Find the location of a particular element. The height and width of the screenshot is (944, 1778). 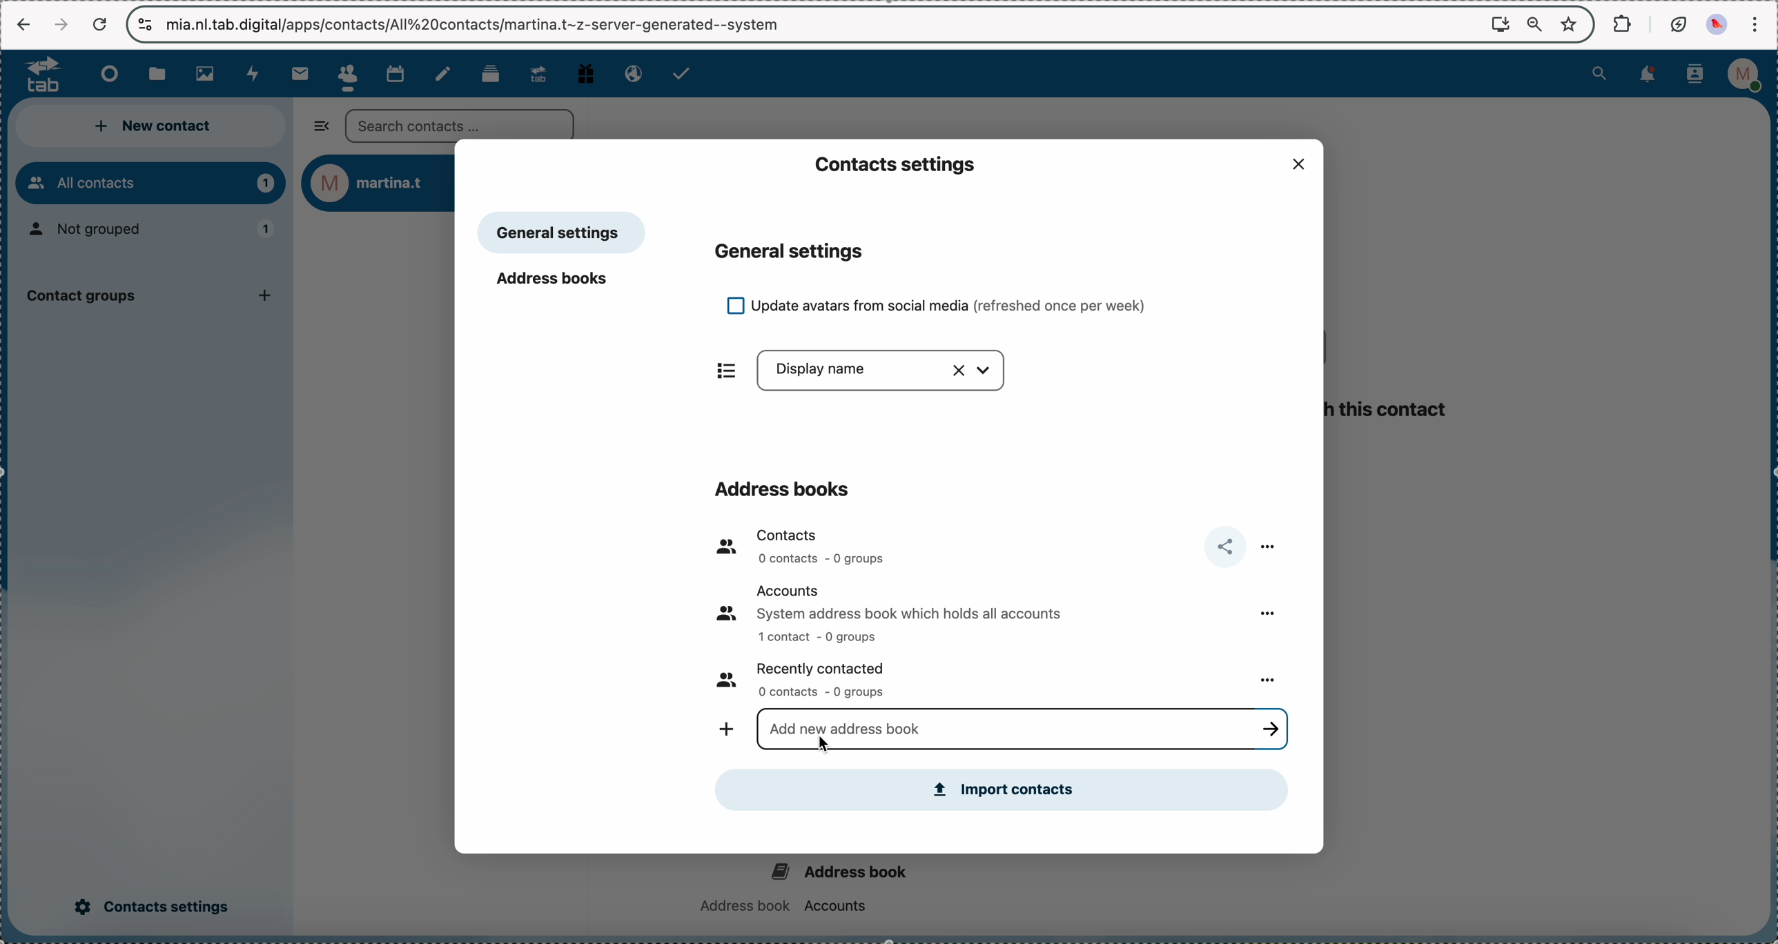

calendar is located at coordinates (394, 72).